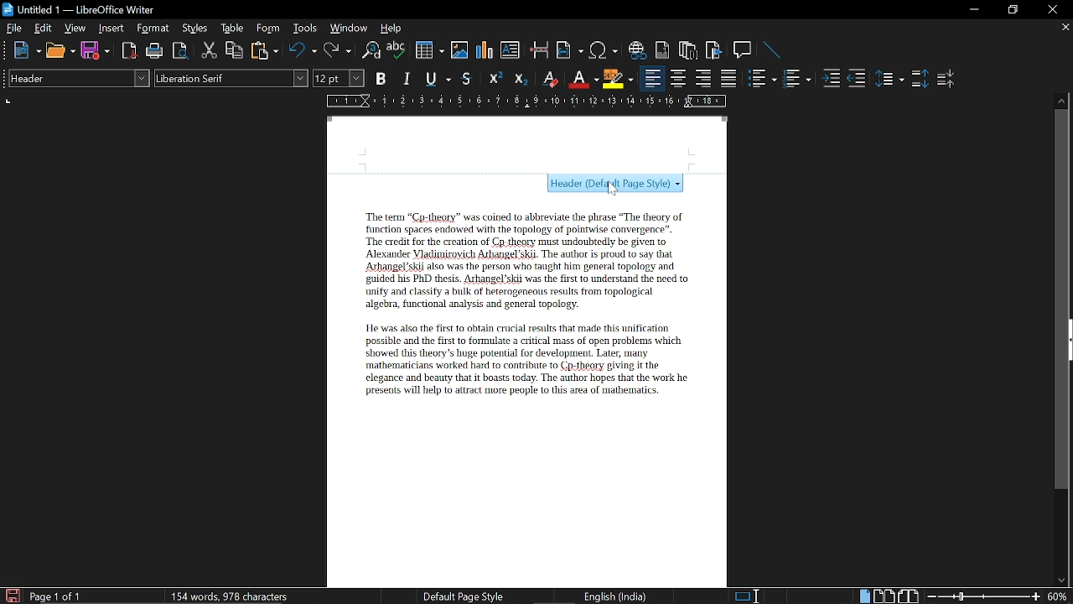 This screenshot has height=604, width=1073. I want to click on Move down, so click(1060, 581).